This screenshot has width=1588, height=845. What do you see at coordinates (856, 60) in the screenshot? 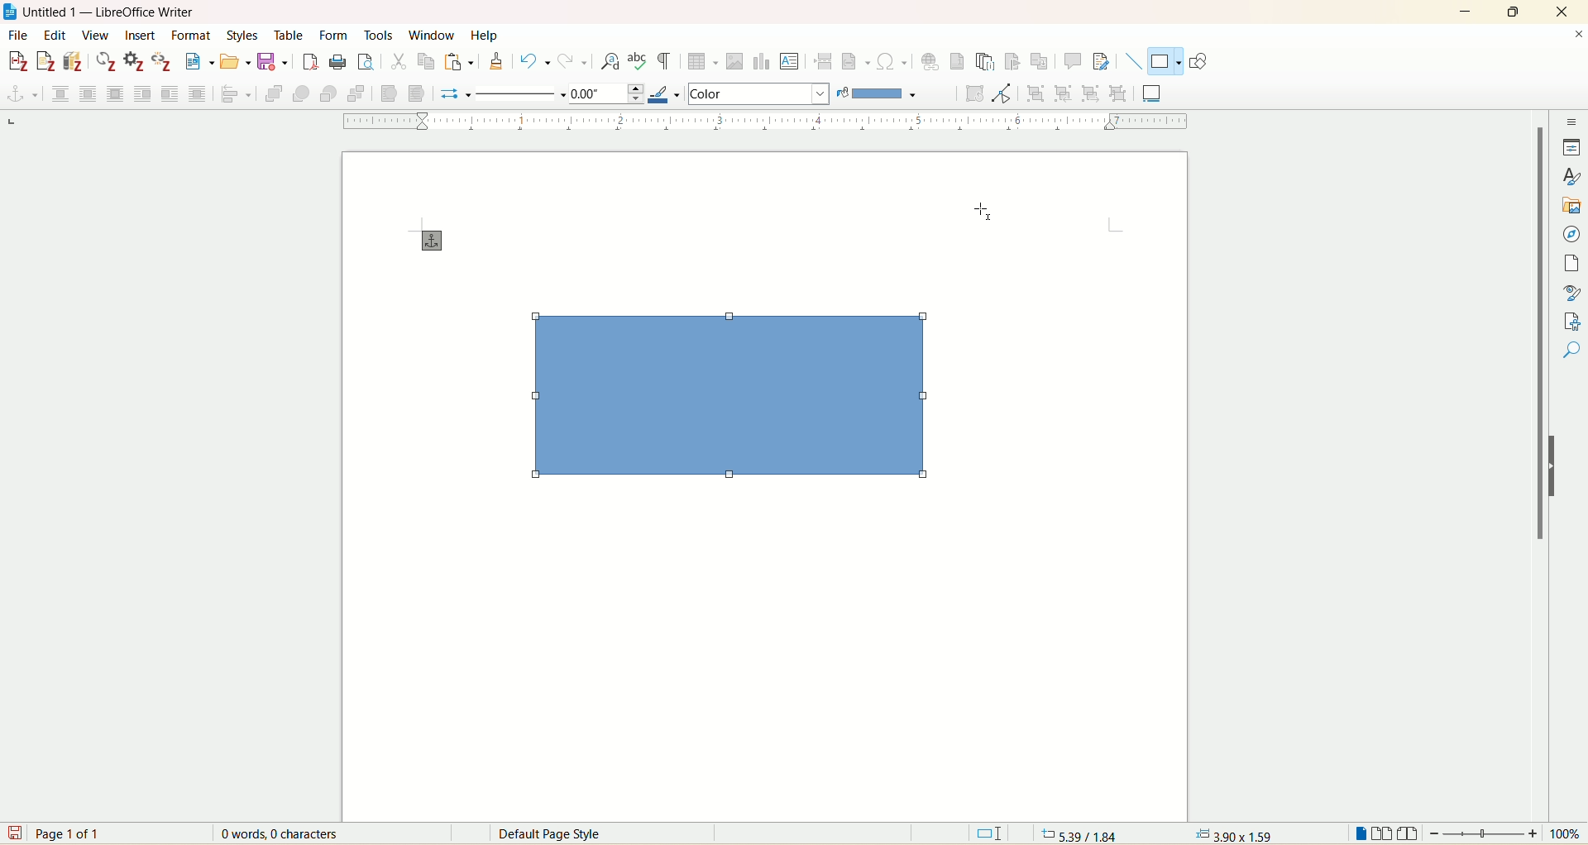
I see `insert field ` at bounding box center [856, 60].